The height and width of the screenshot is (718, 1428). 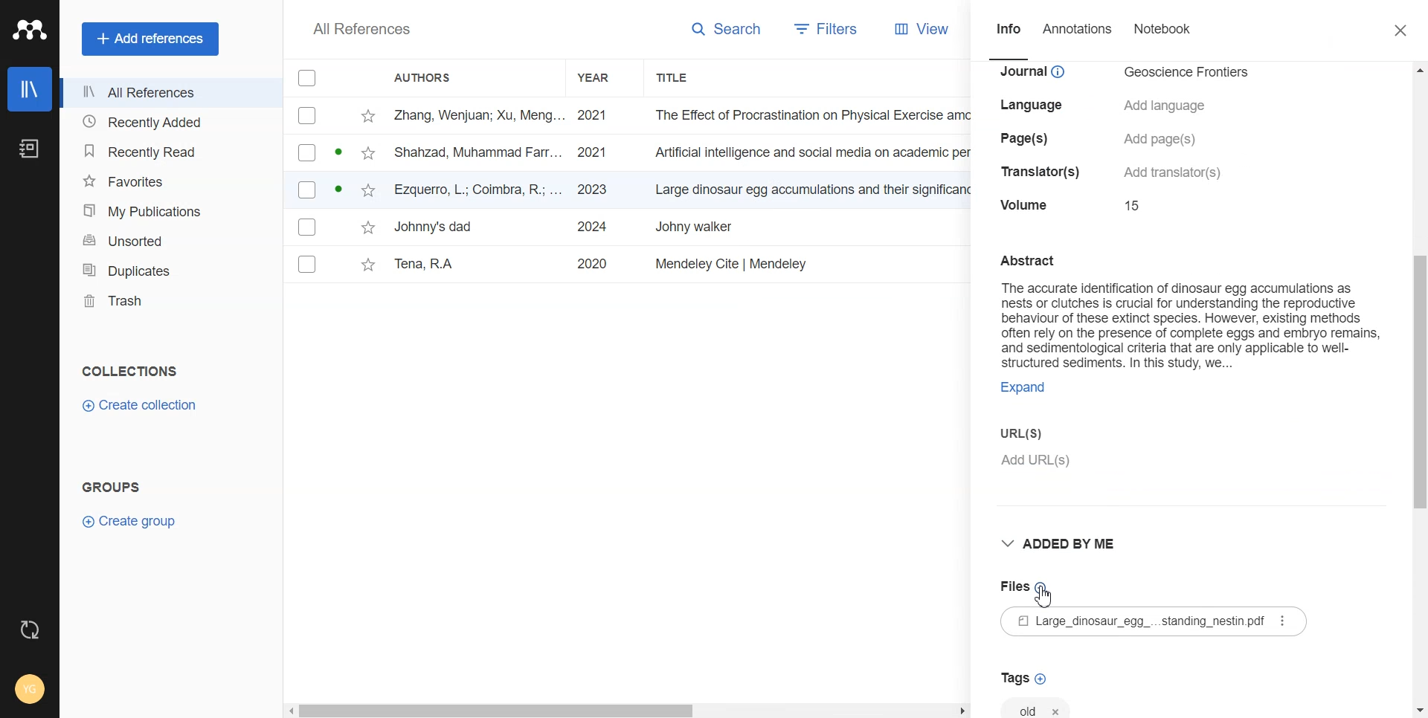 What do you see at coordinates (130, 521) in the screenshot?
I see `Create Group` at bounding box center [130, 521].